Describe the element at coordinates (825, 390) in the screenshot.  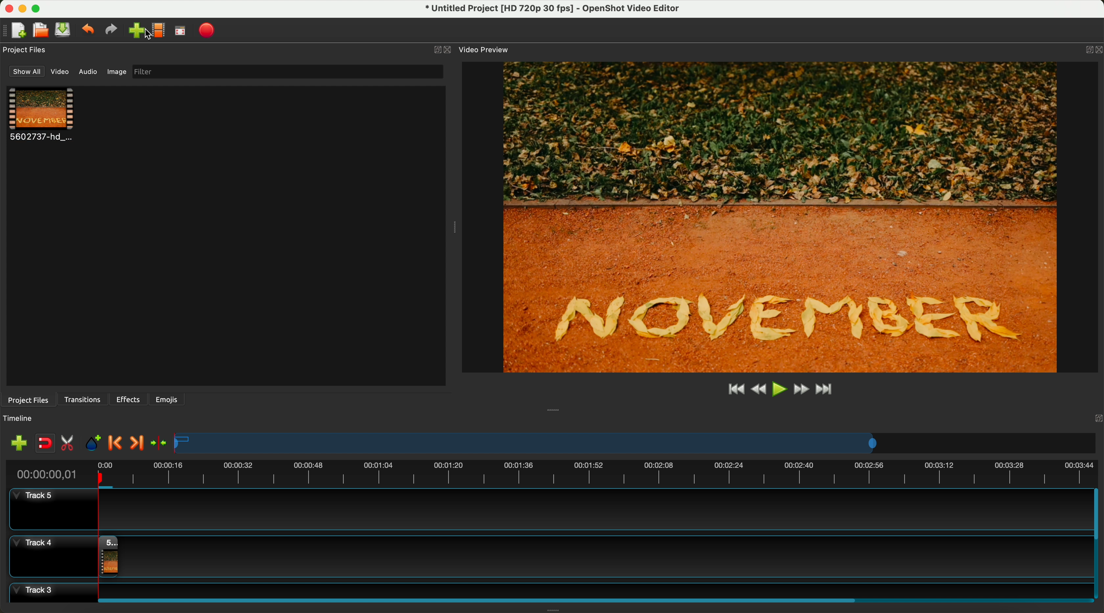
I see `jump to end` at that location.